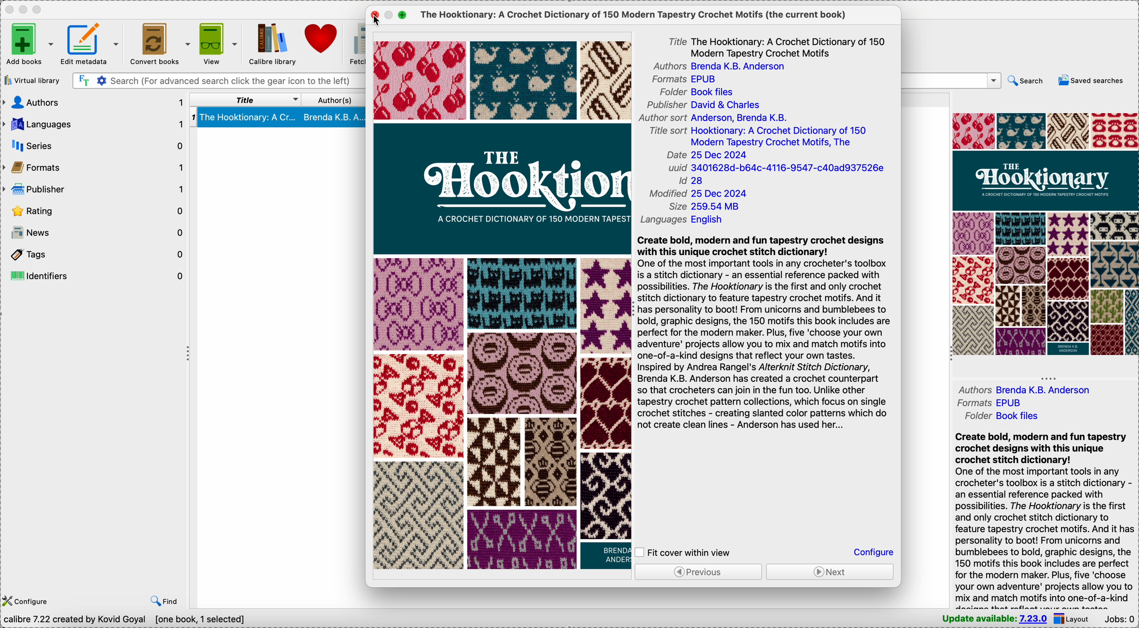  What do you see at coordinates (707, 206) in the screenshot?
I see `size` at bounding box center [707, 206].